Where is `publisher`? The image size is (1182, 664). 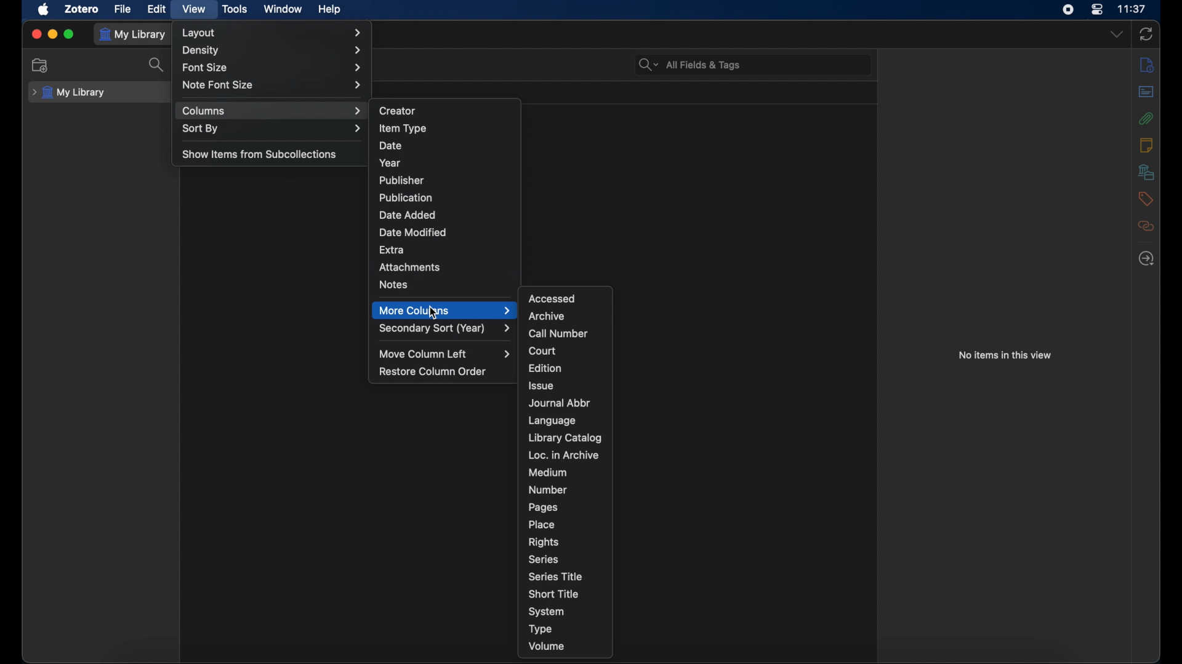
publisher is located at coordinates (402, 181).